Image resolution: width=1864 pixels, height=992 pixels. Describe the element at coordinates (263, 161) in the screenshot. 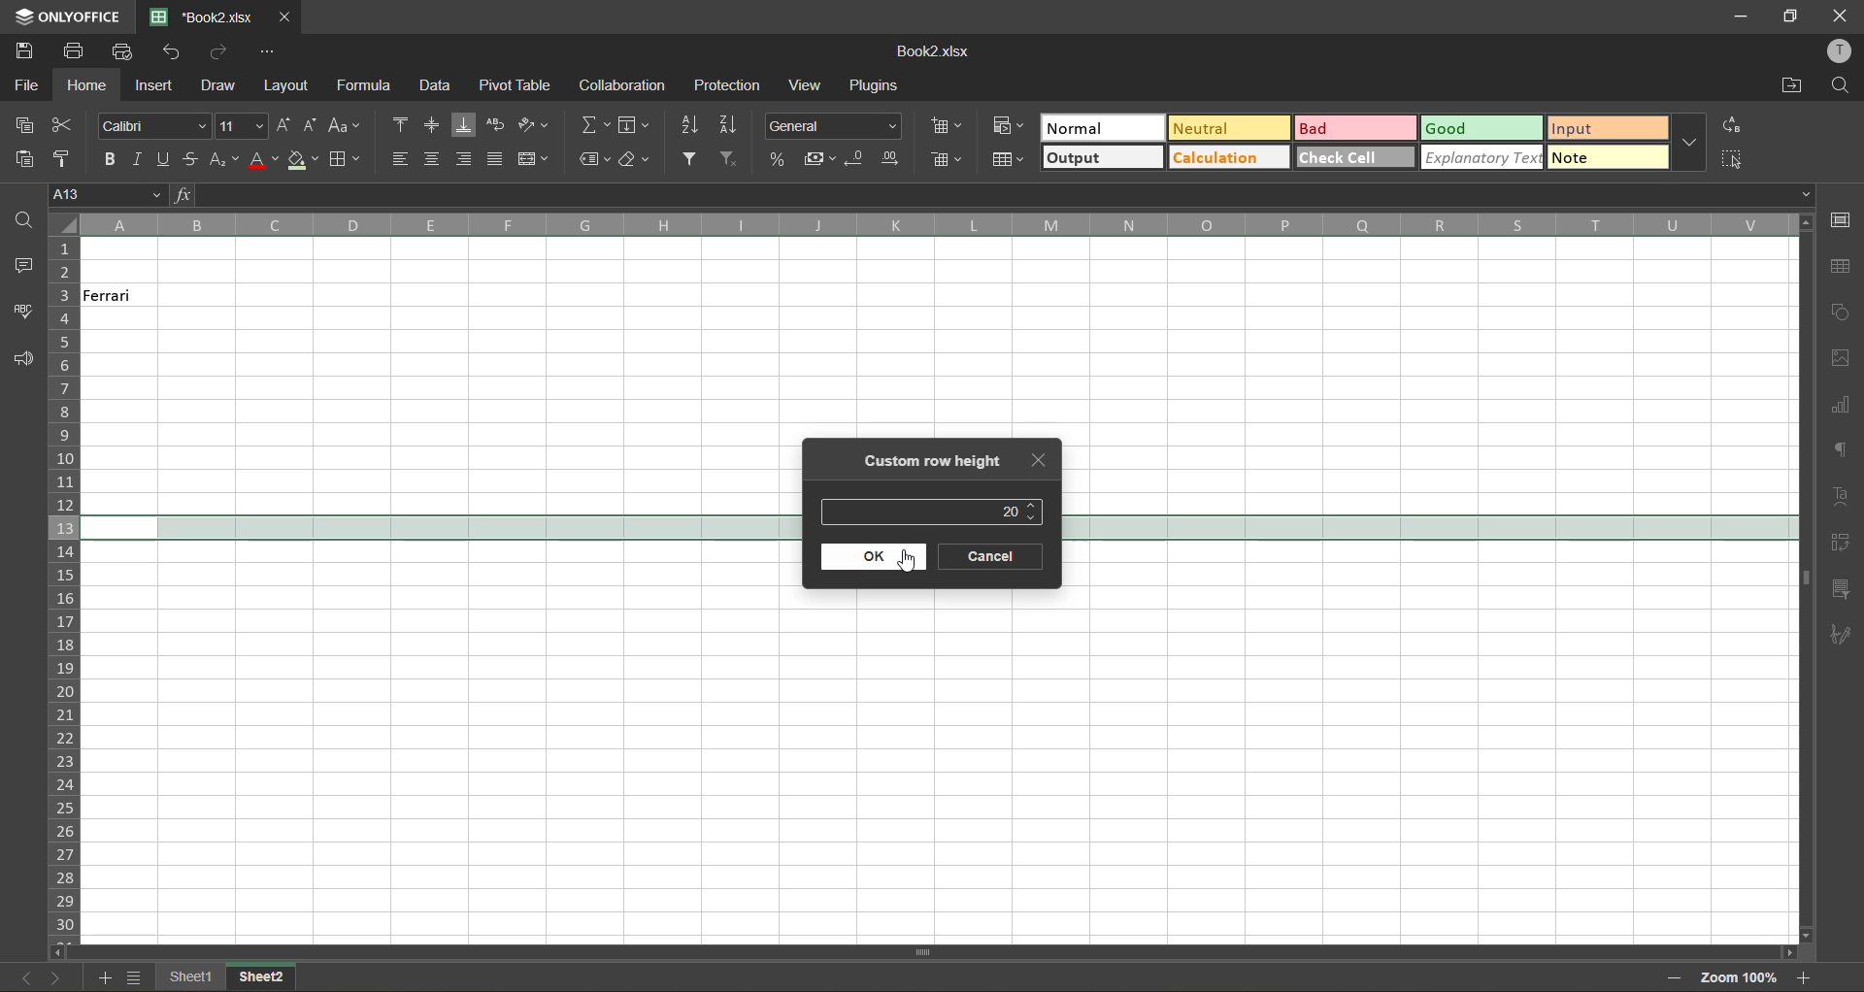

I see `font color` at that location.